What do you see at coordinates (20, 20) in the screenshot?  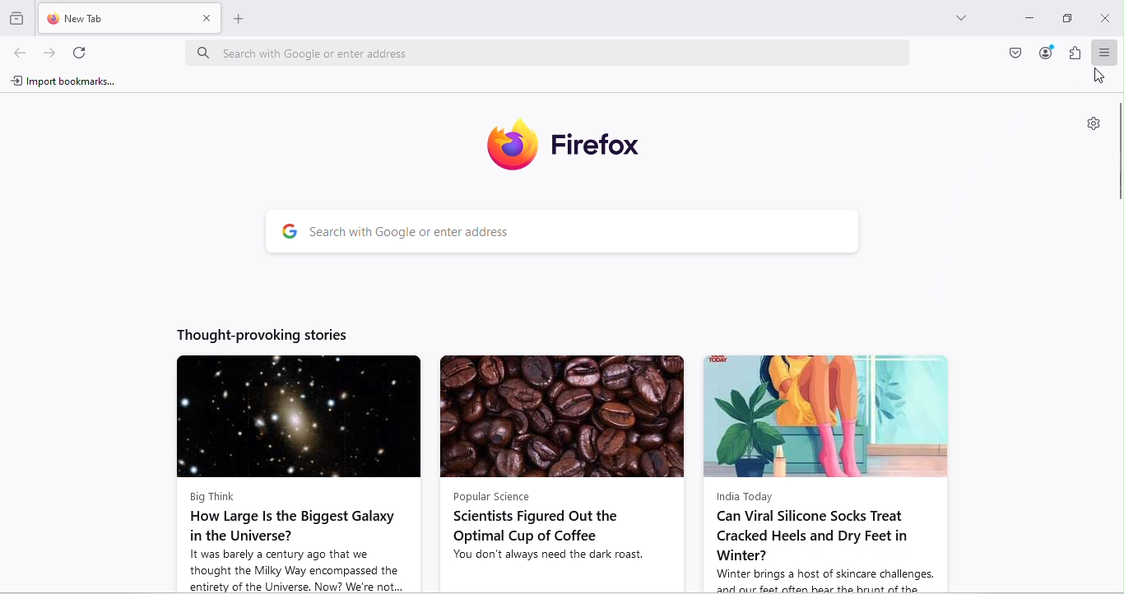 I see `Browse recent tabs across windows and devices` at bounding box center [20, 20].